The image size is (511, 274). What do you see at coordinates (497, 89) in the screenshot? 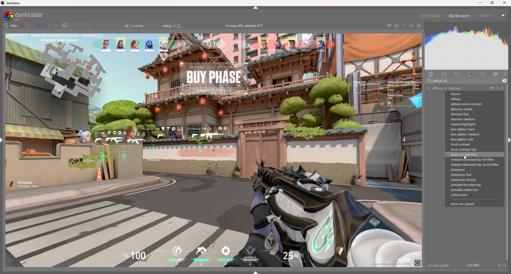
I see `reset` at bounding box center [497, 89].